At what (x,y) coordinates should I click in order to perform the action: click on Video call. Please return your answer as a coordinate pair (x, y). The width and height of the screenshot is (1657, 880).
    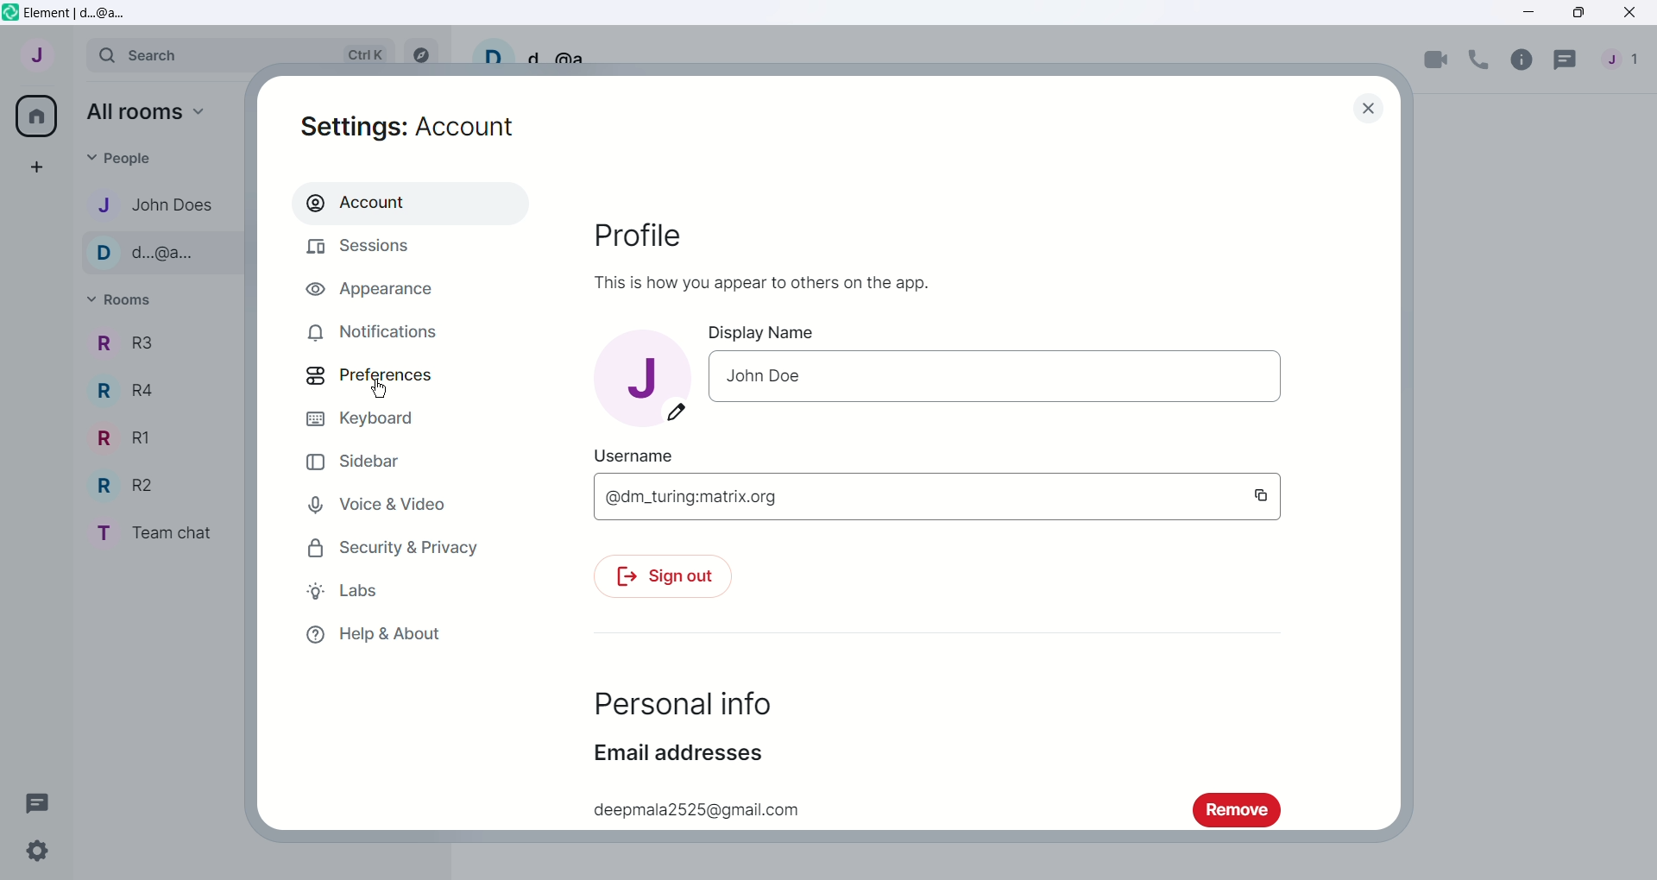
    Looking at the image, I should click on (1435, 61).